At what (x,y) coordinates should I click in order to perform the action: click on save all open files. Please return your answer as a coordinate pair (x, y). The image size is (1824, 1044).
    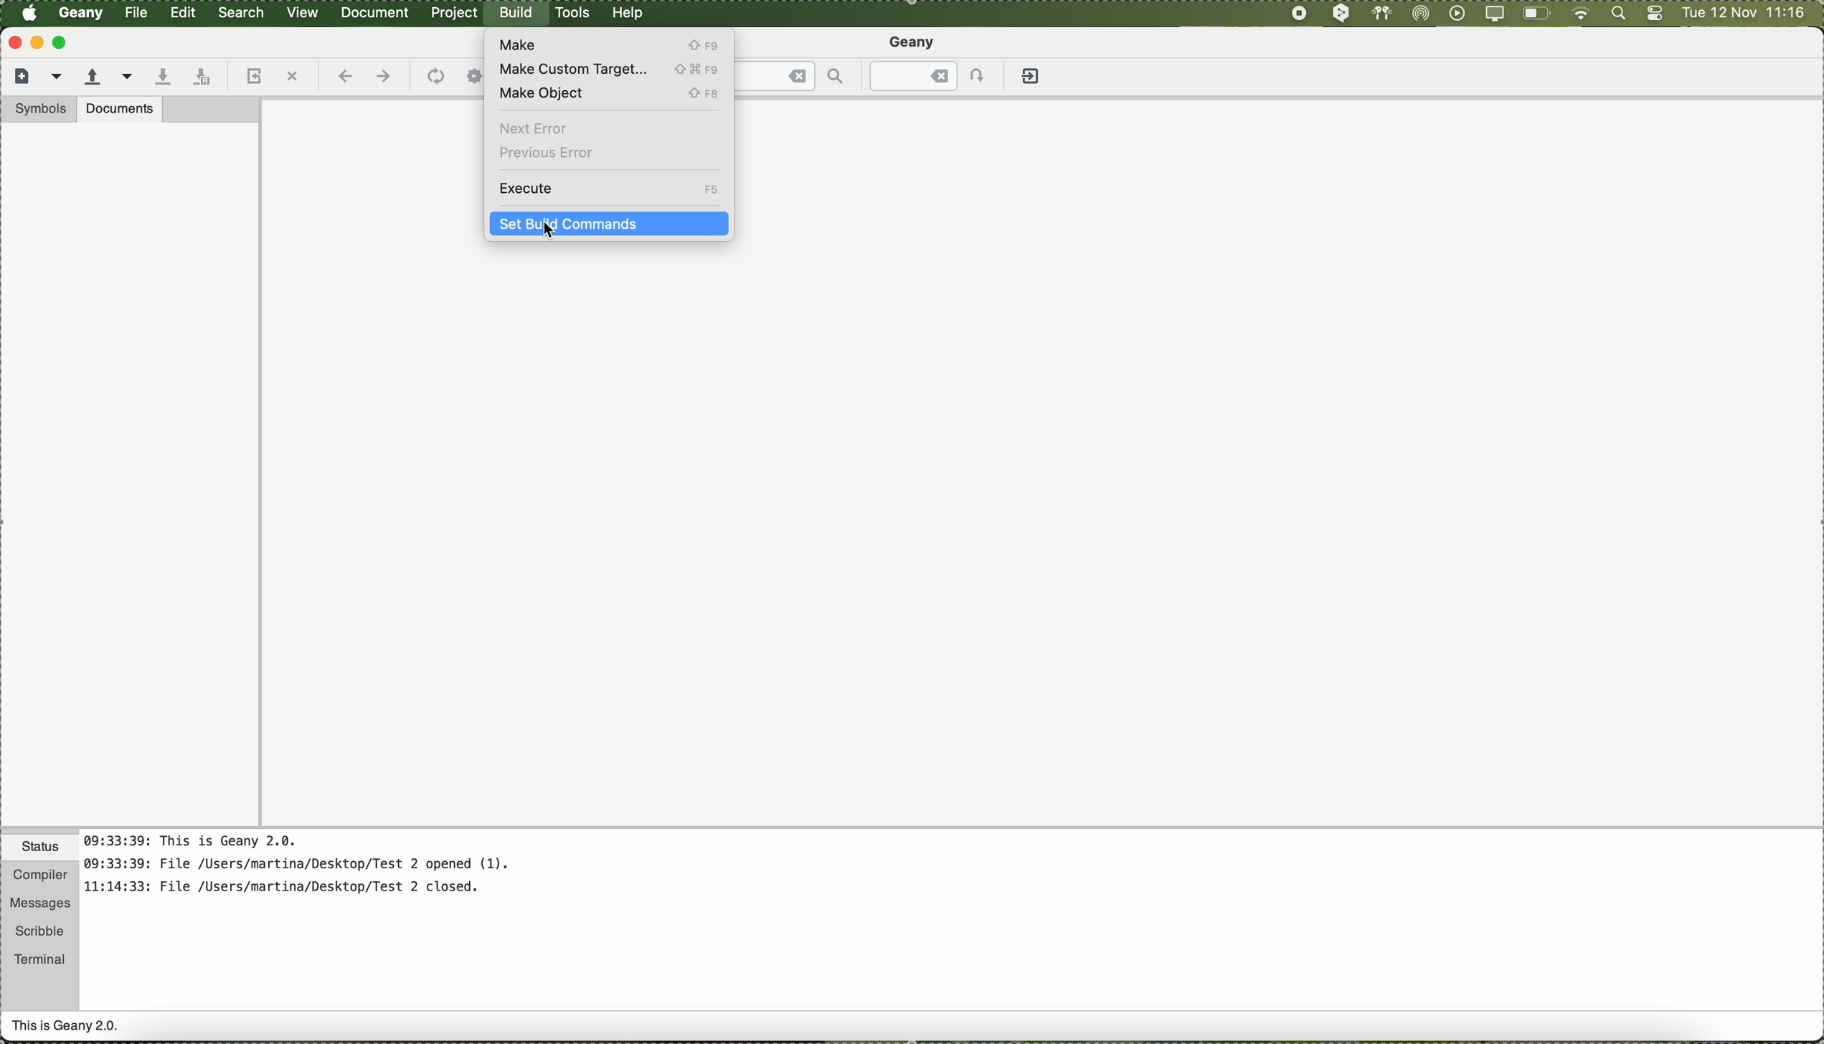
    Looking at the image, I should click on (199, 77).